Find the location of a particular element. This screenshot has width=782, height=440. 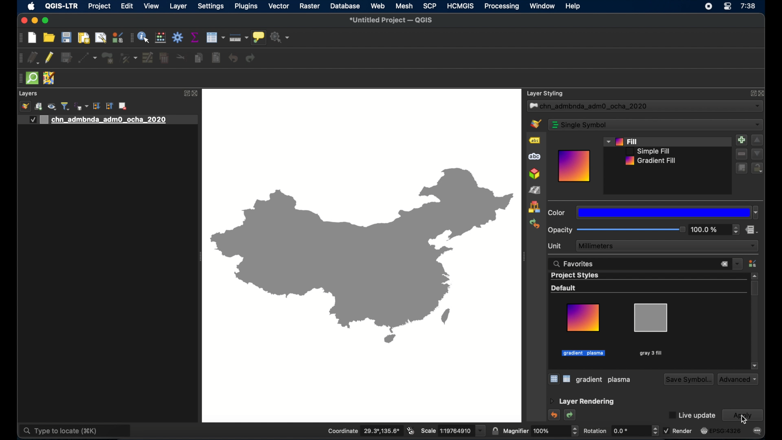

delete selected is located at coordinates (165, 58).